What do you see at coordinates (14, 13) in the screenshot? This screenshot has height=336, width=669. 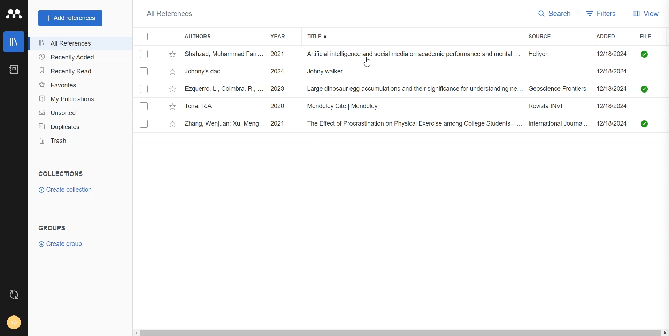 I see `Logo` at bounding box center [14, 13].